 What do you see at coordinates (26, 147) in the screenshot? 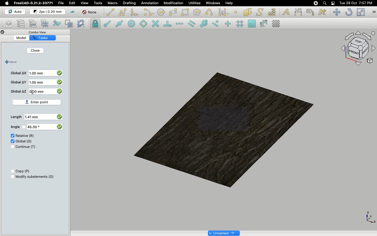
I see `Continue ` at bounding box center [26, 147].